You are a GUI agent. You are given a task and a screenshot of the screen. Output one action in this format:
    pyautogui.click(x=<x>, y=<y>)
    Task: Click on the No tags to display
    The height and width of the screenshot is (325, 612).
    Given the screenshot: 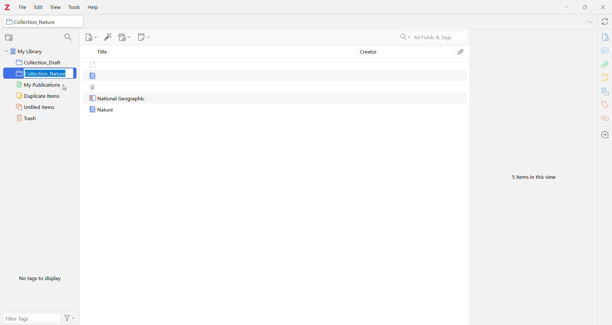 What is the action you would take?
    pyautogui.click(x=39, y=278)
    